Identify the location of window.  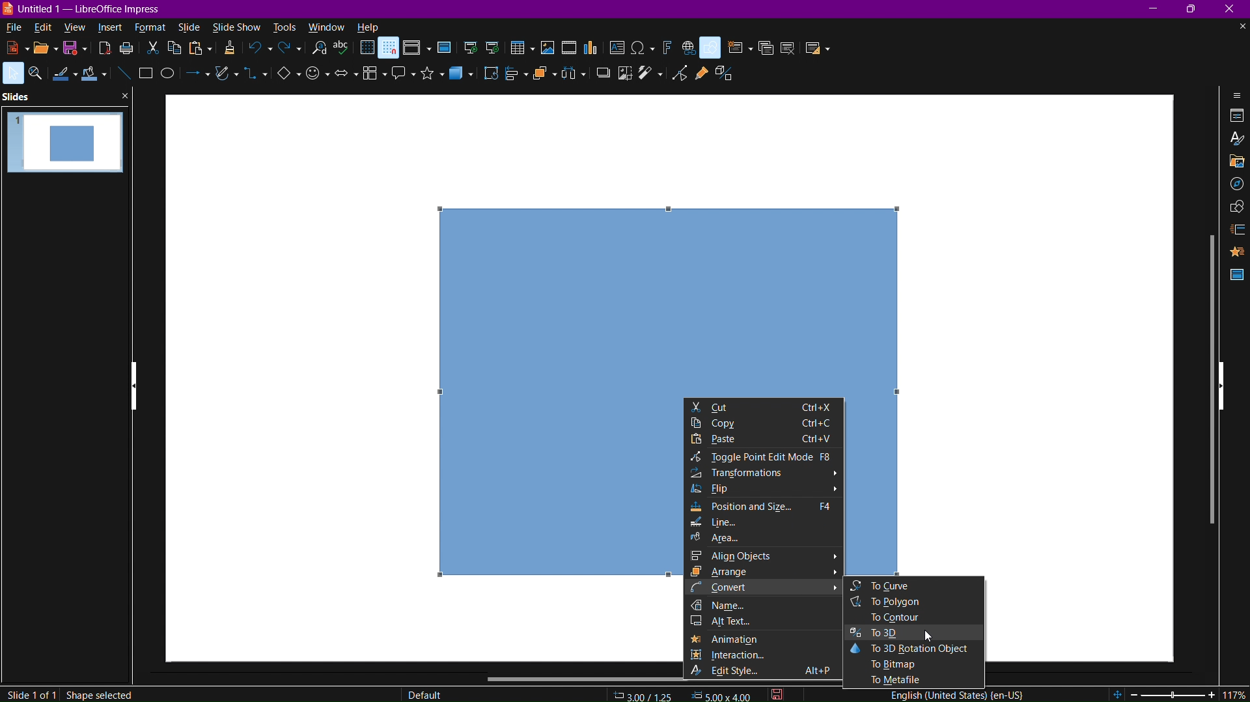
(326, 25).